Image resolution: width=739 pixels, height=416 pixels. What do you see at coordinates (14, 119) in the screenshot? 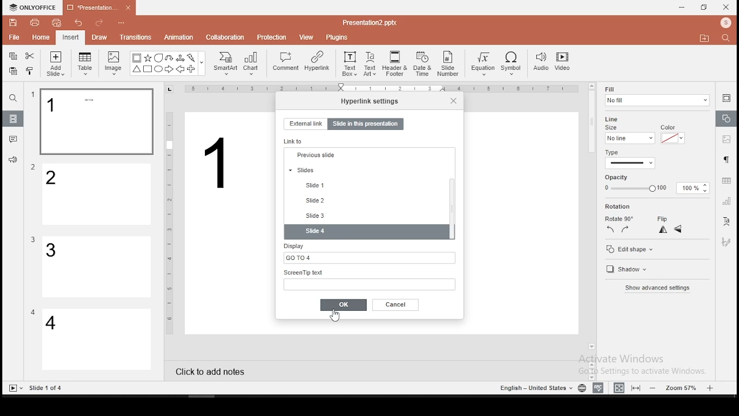
I see `slides` at bounding box center [14, 119].